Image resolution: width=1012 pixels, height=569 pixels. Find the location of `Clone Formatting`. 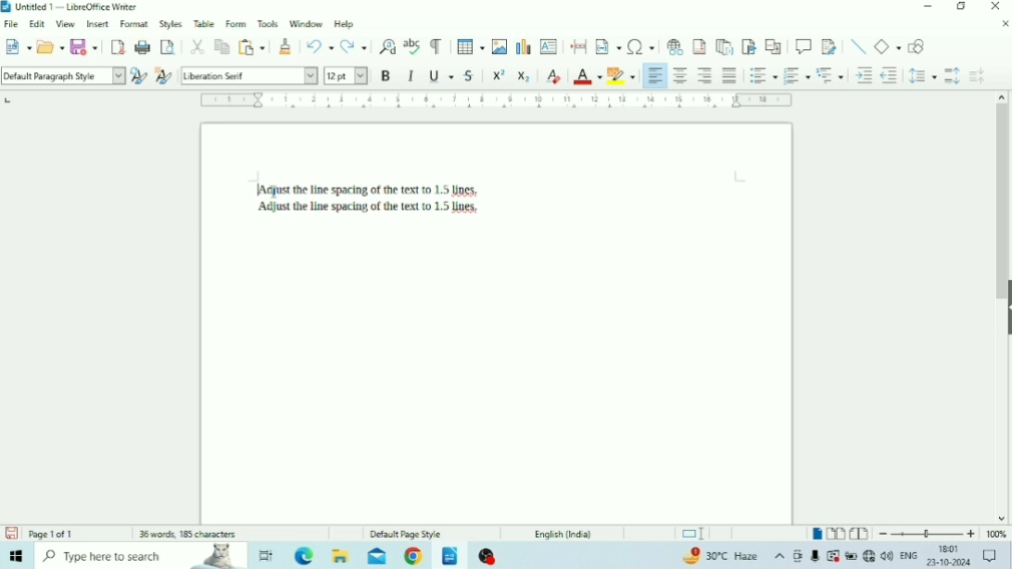

Clone Formatting is located at coordinates (285, 46).